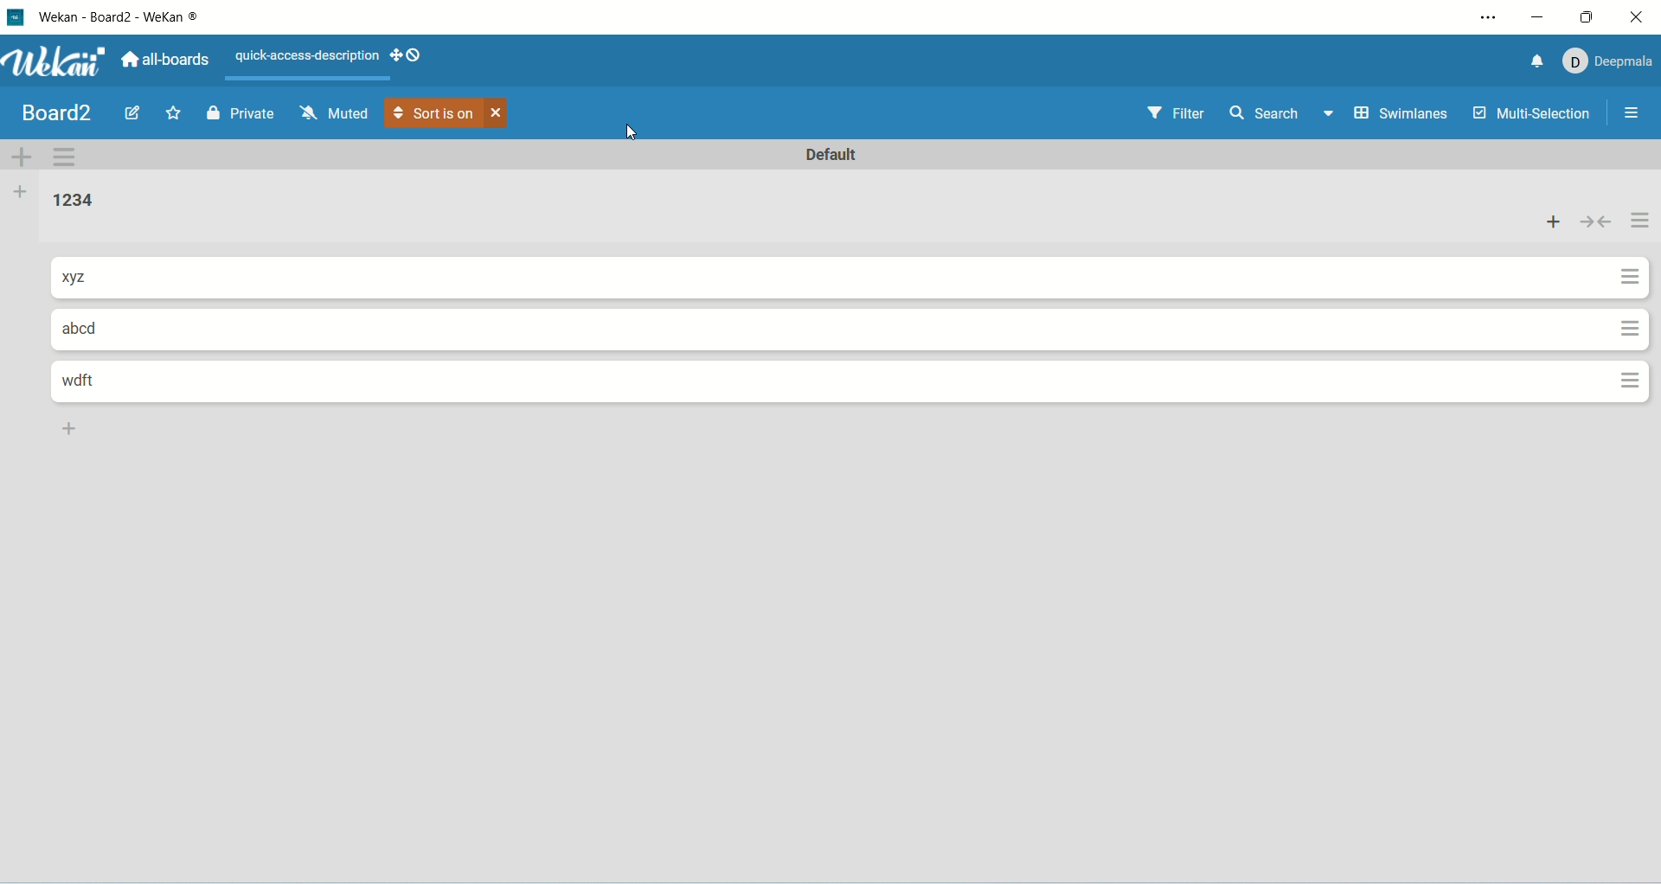  What do you see at coordinates (134, 18) in the screenshot?
I see `title` at bounding box center [134, 18].